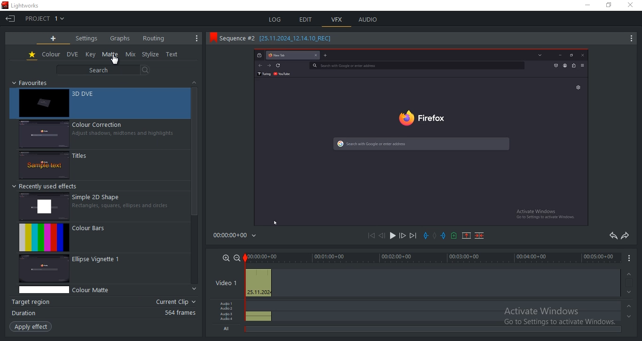  What do you see at coordinates (150, 54) in the screenshot?
I see `stylize` at bounding box center [150, 54].